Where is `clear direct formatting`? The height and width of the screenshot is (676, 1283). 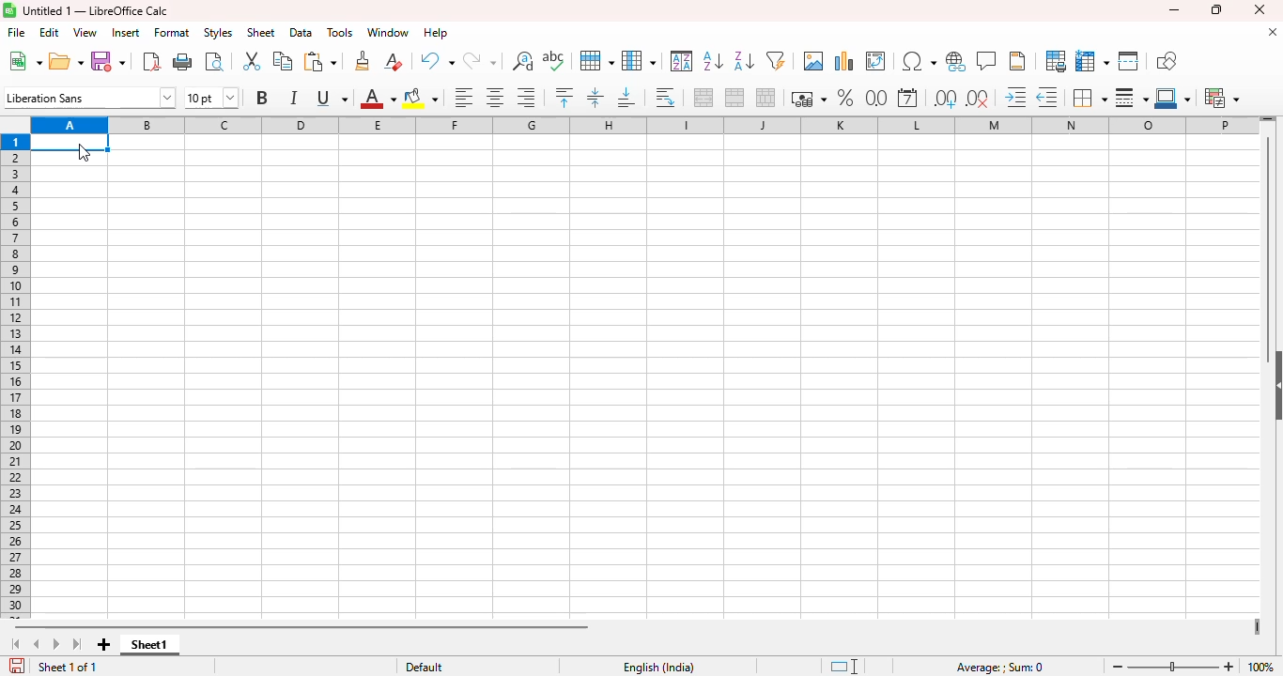 clear direct formatting is located at coordinates (394, 60).